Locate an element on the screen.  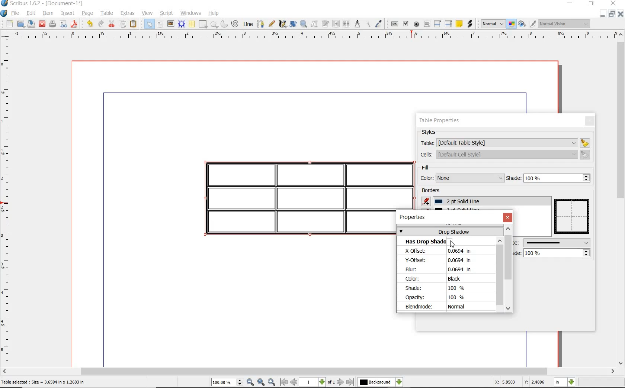
table properties is located at coordinates (440, 122).